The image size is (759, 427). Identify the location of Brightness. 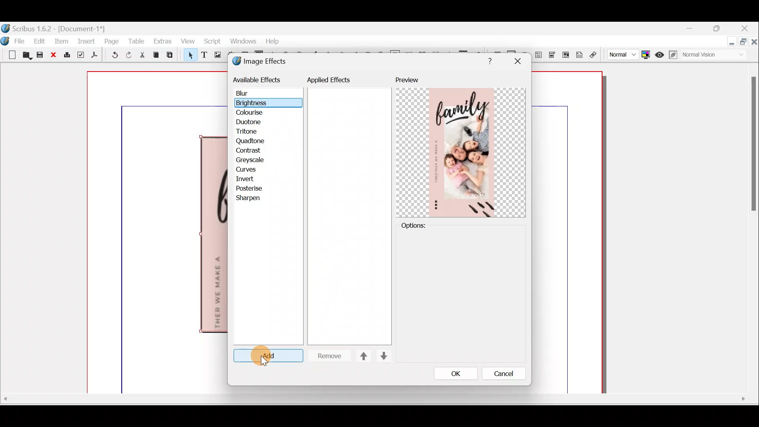
(262, 102).